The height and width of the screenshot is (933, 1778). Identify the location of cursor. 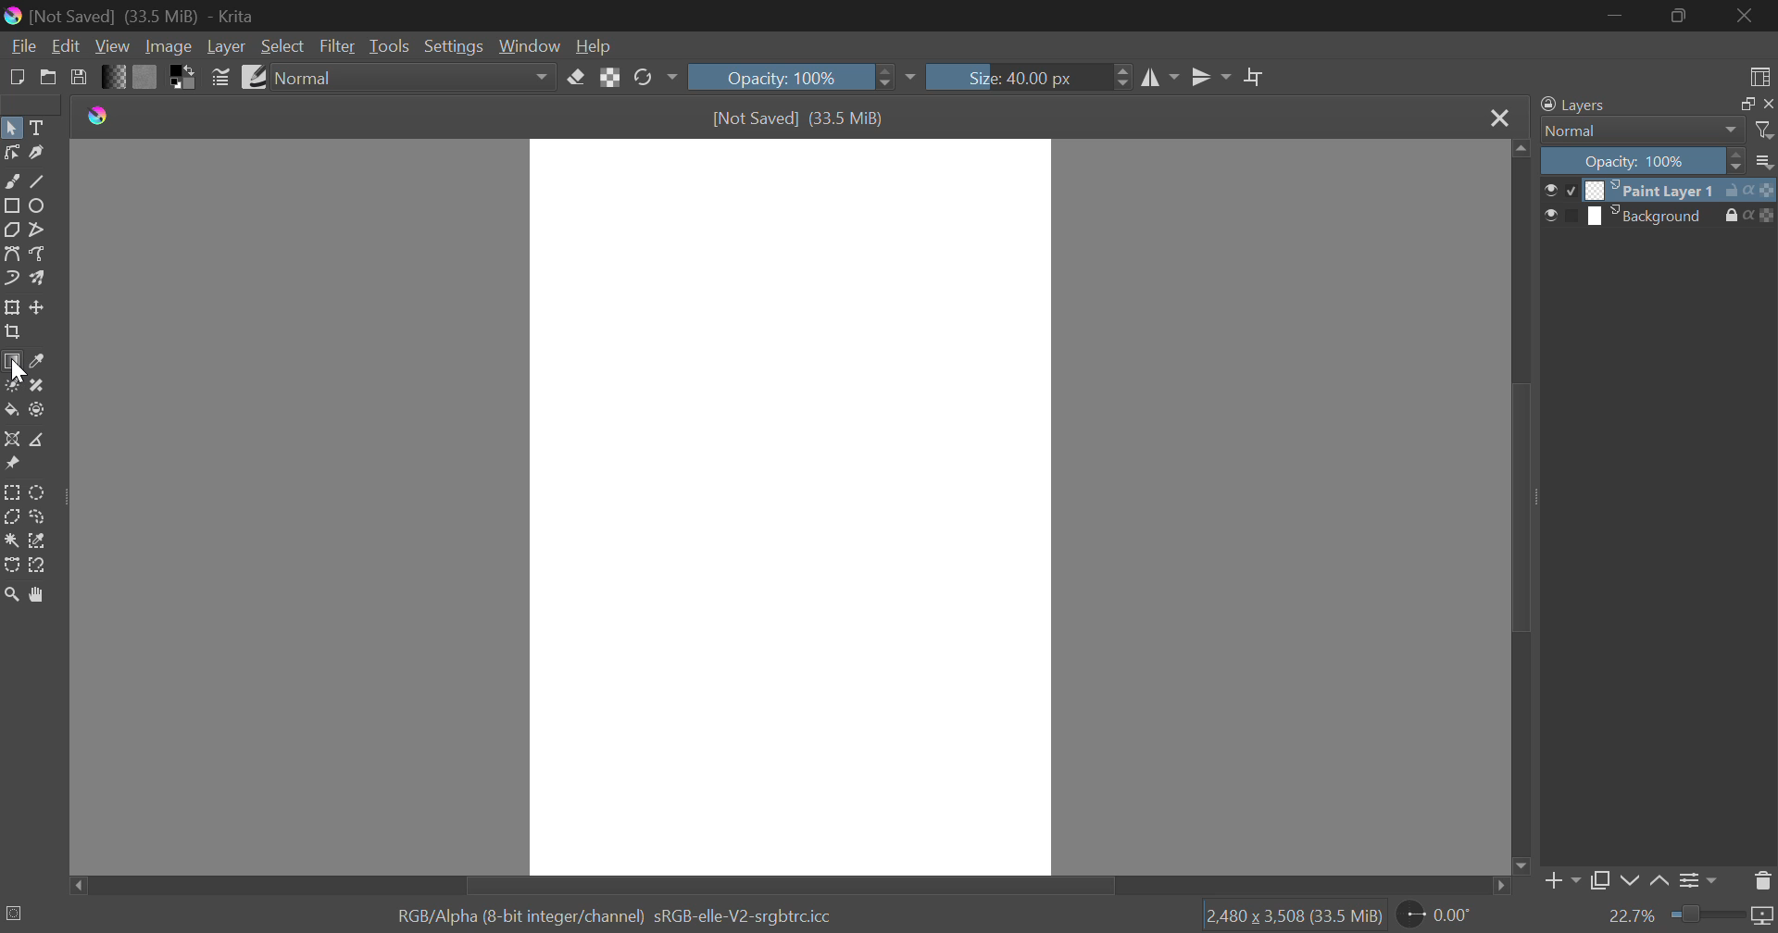
(19, 369).